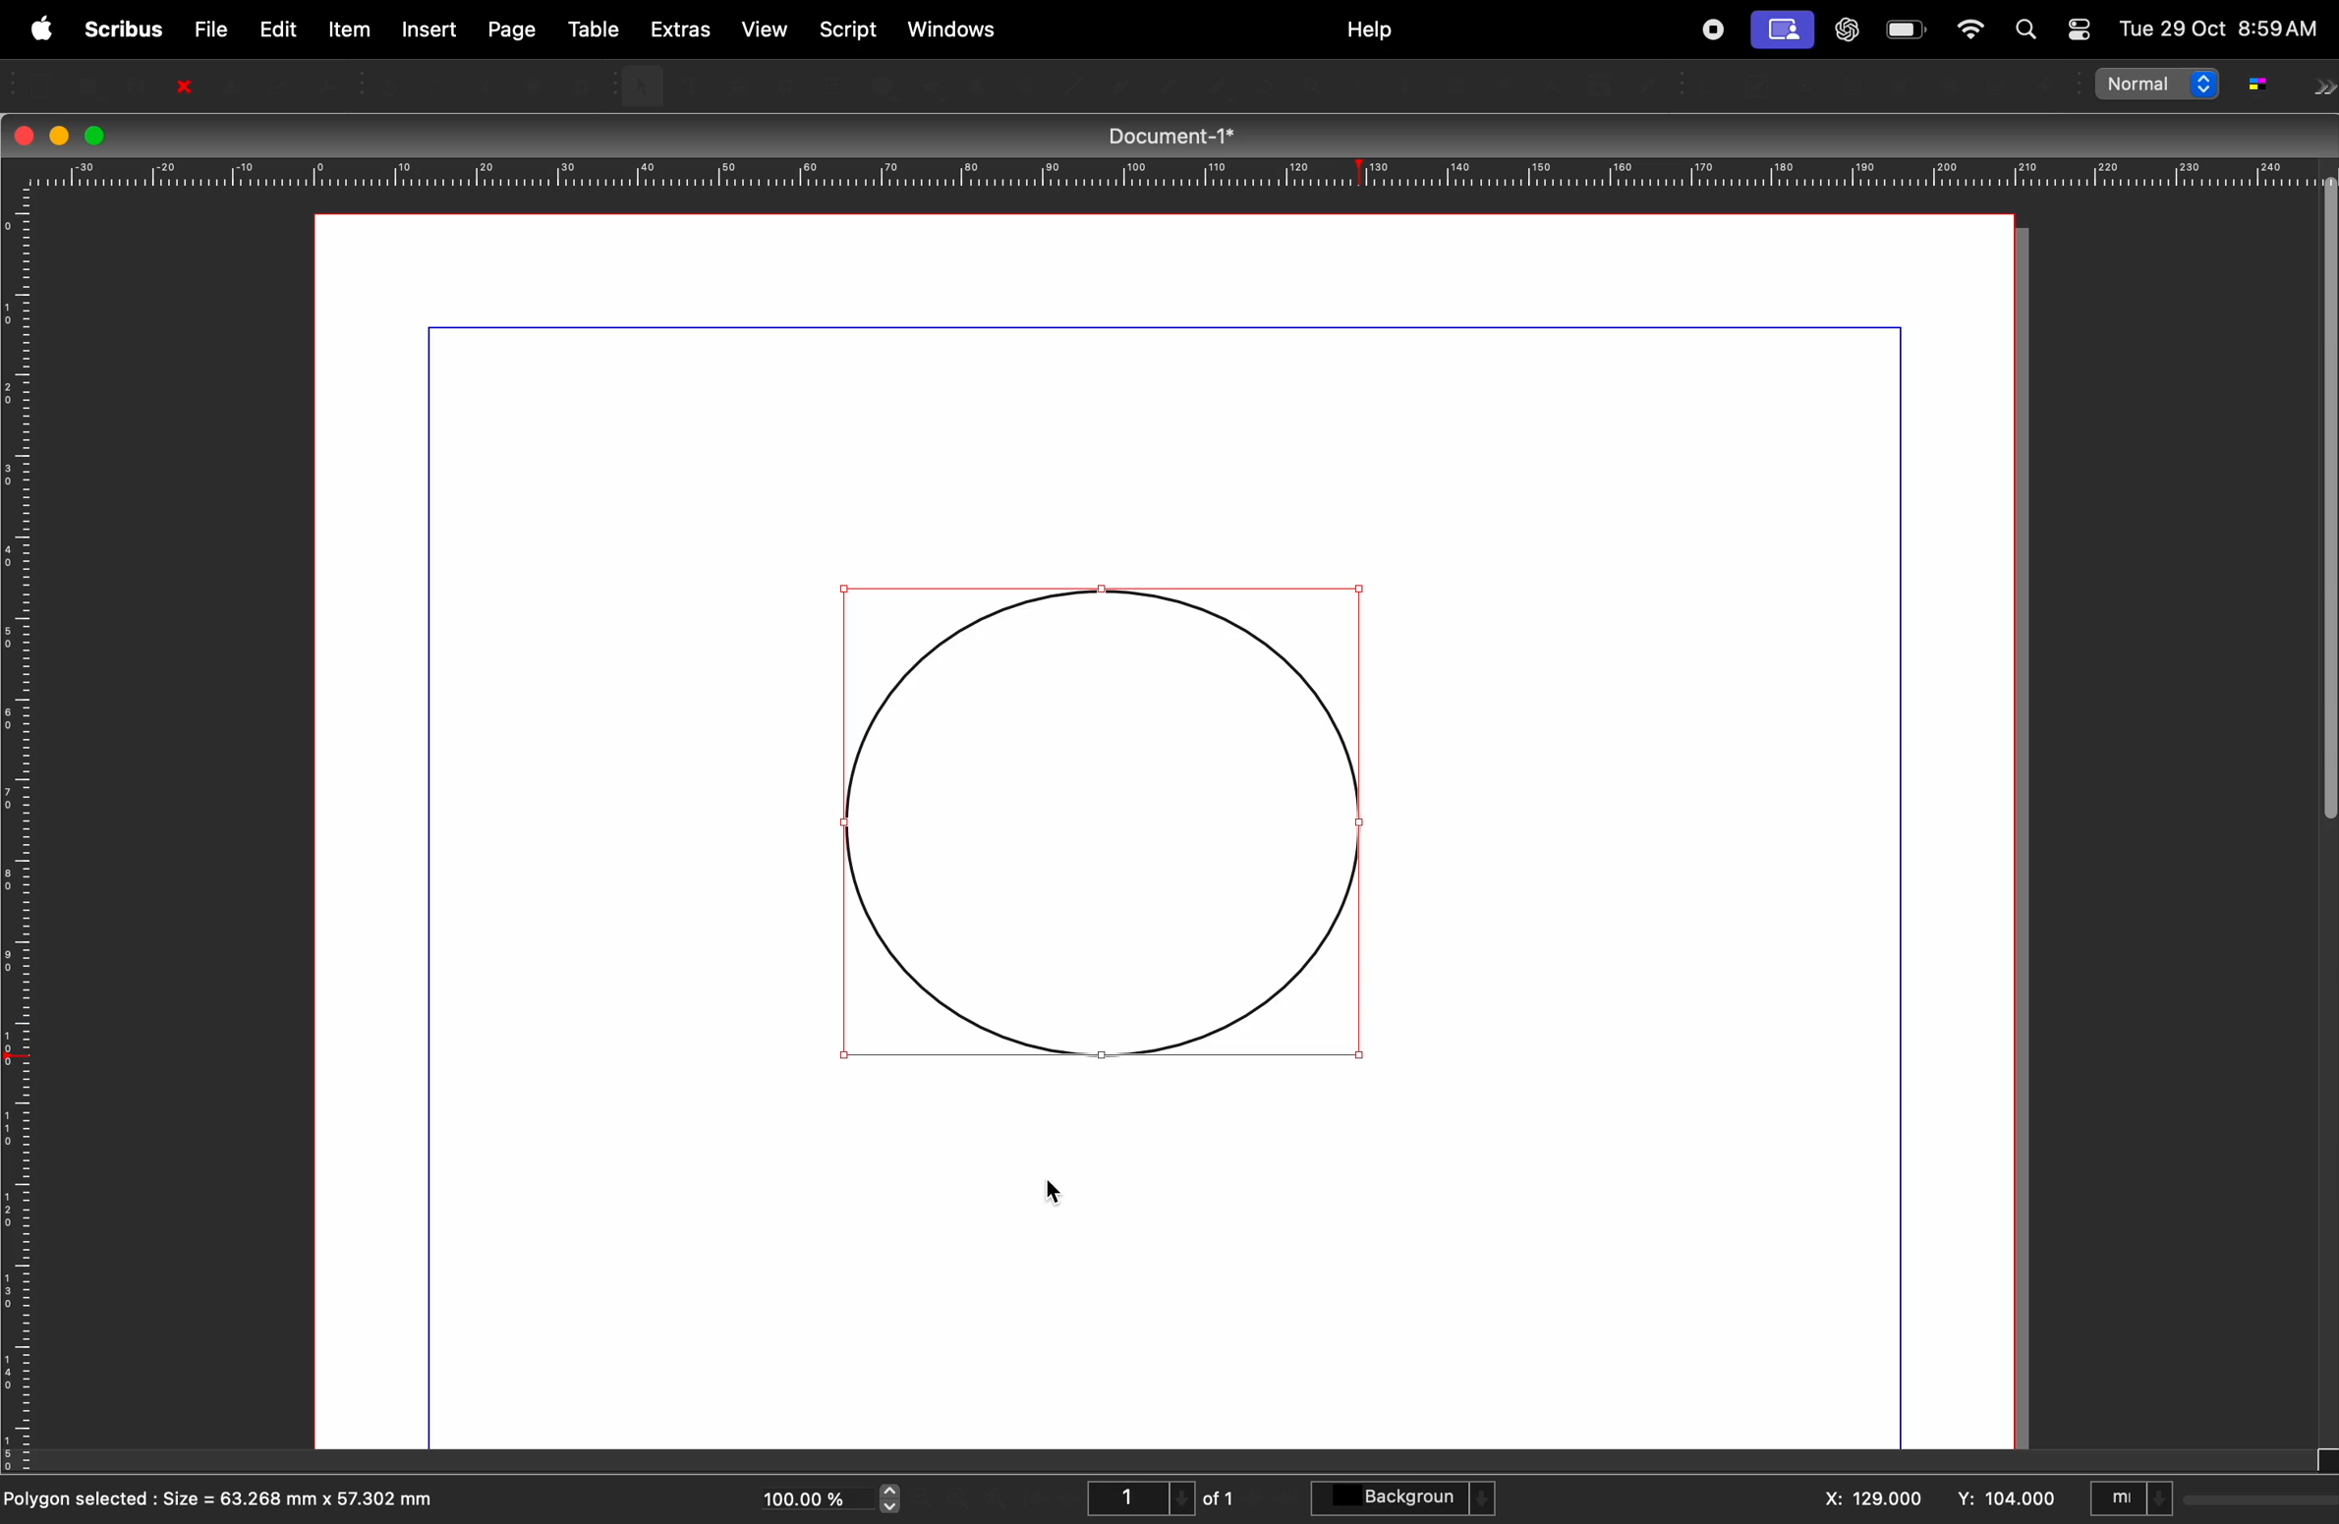 The image size is (2339, 1524). I want to click on Link annotation, so click(2042, 85).